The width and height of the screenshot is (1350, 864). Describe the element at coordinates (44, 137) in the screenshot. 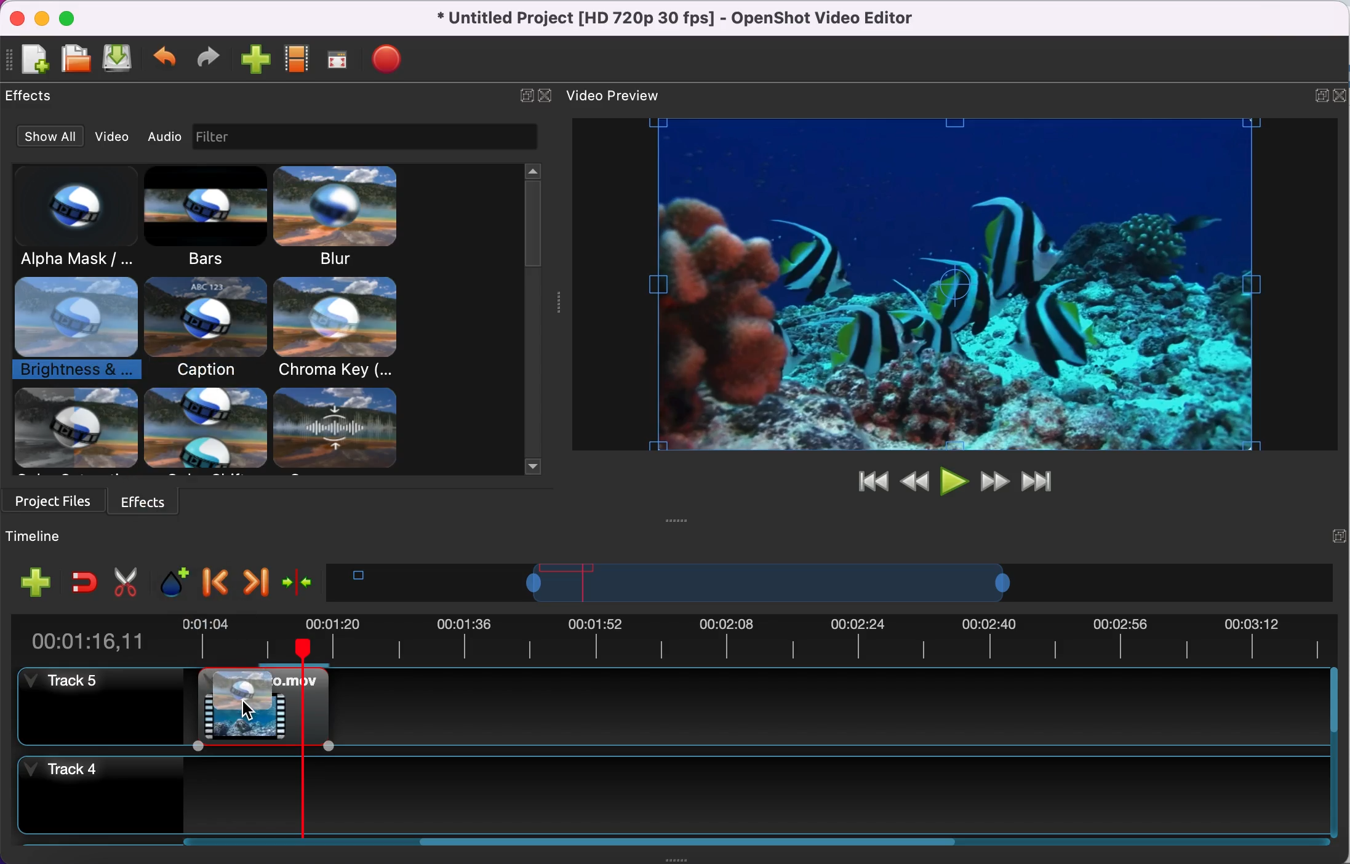

I see `show all` at that location.